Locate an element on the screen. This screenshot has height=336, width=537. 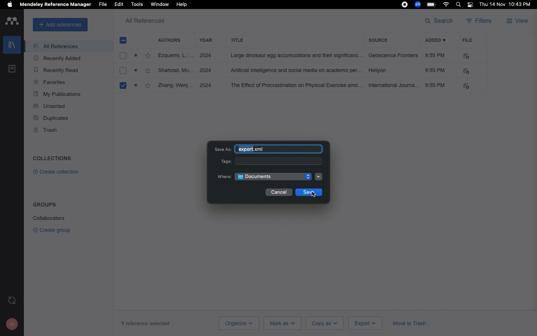
Where is located at coordinates (224, 176).